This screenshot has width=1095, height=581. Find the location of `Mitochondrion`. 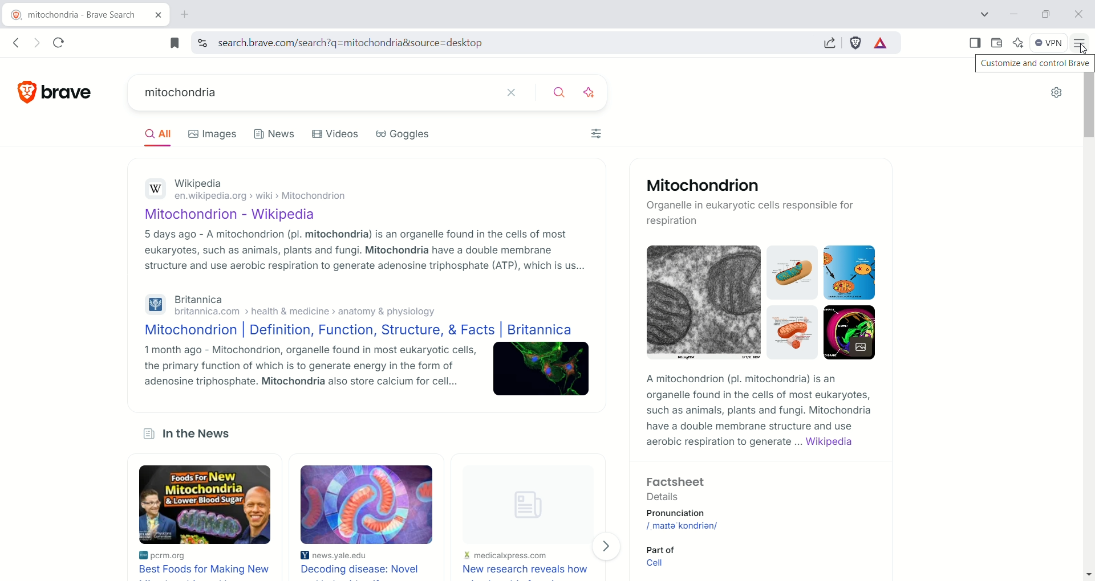

Mitochondrion is located at coordinates (713, 182).